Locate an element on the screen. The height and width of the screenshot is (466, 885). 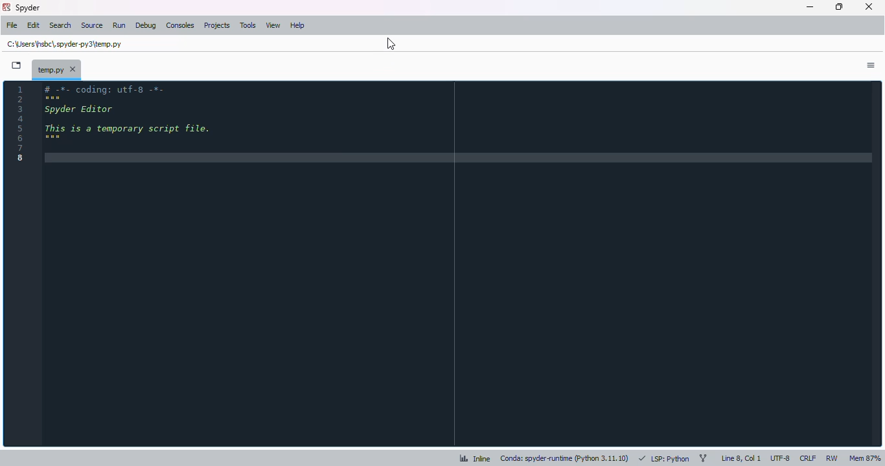
maximize is located at coordinates (840, 6).